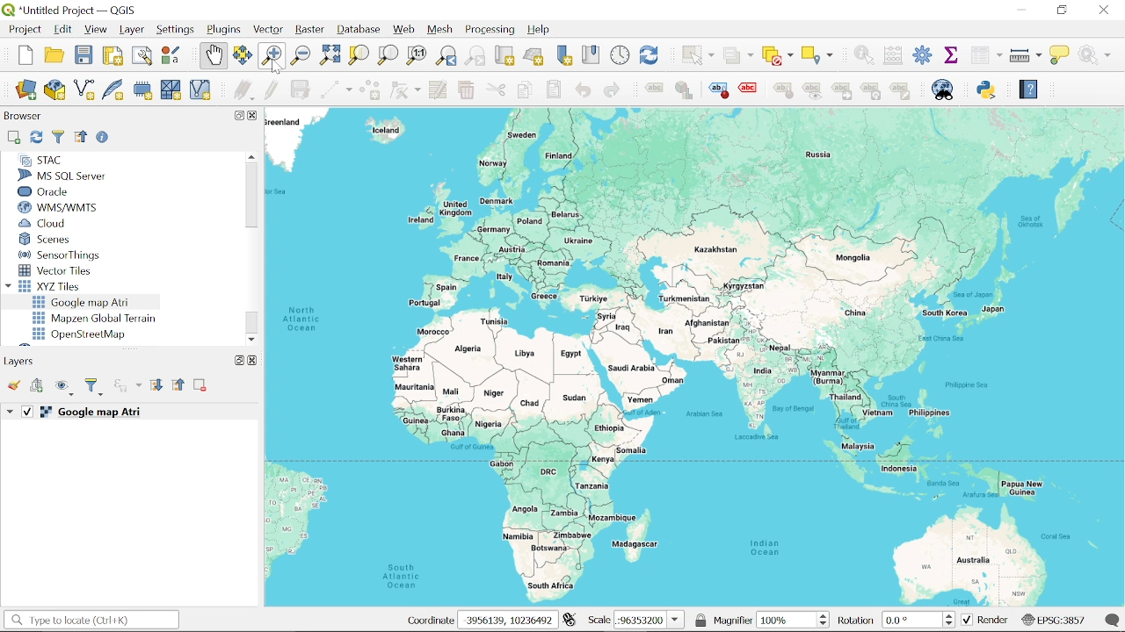 This screenshot has width=1125, height=632. I want to click on Show special bookmark, so click(592, 54).